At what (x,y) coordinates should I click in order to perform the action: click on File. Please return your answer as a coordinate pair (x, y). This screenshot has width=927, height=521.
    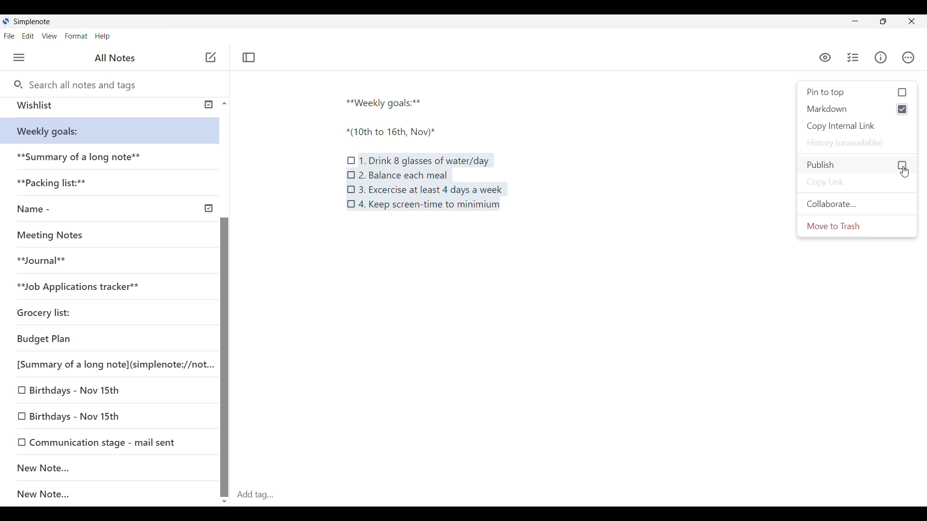
    Looking at the image, I should click on (11, 36).